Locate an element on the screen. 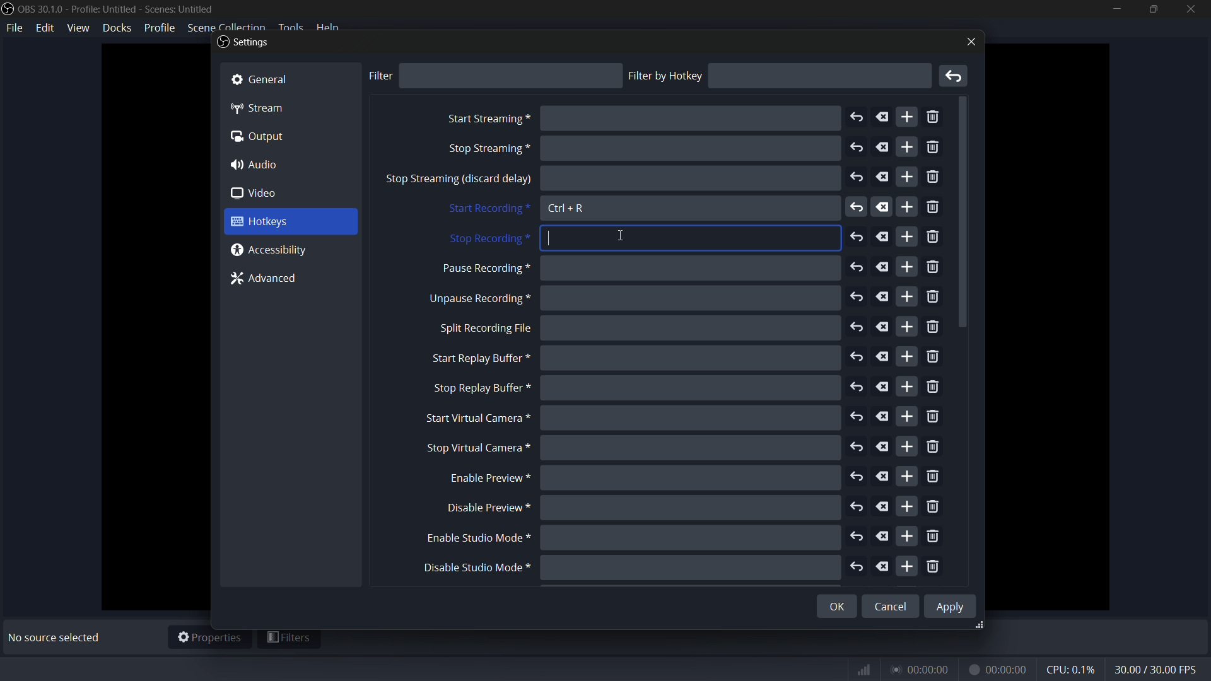 Image resolution: width=1211 pixels, height=681 pixels. close app is located at coordinates (1191, 9).